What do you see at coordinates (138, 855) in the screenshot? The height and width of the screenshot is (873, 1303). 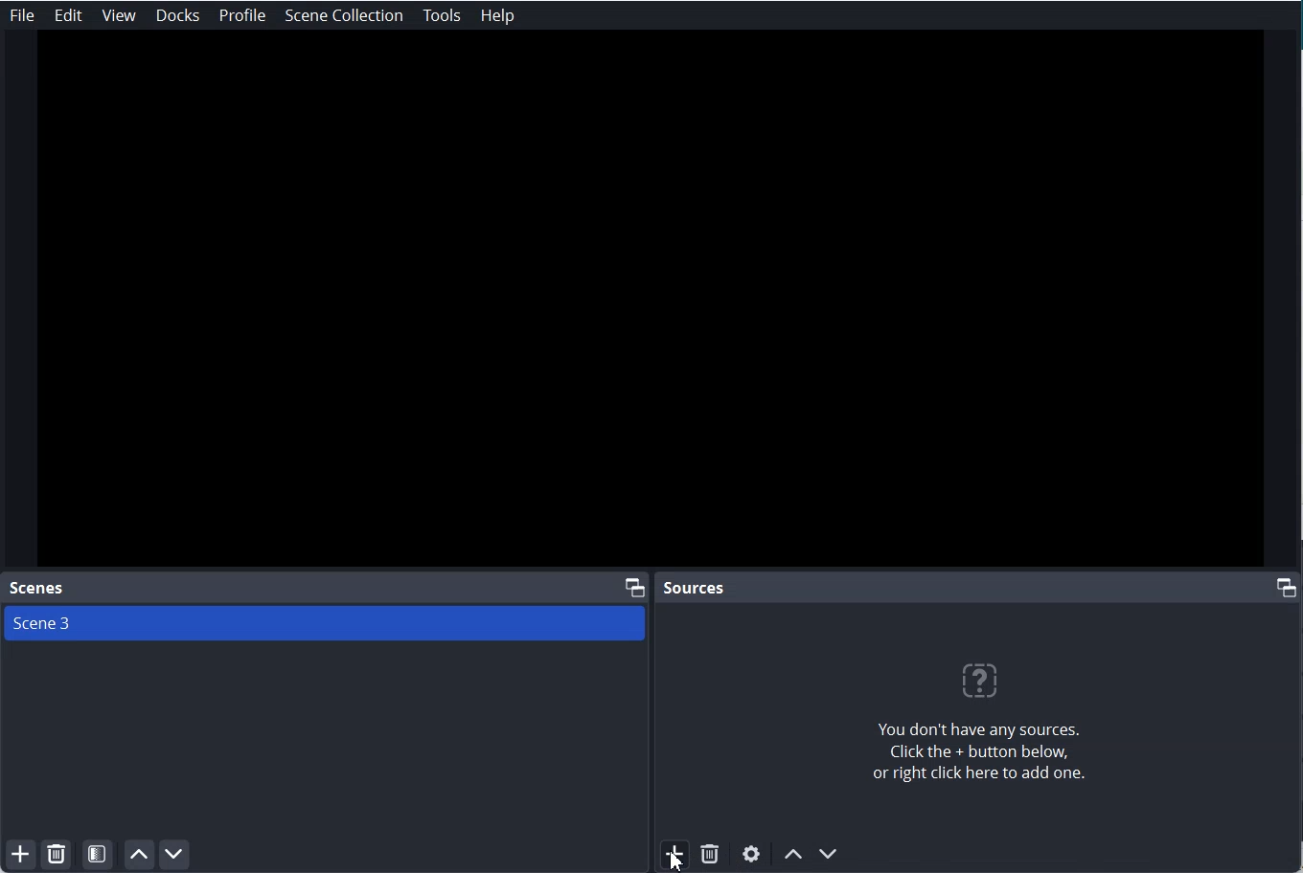 I see `Move scene up` at bounding box center [138, 855].